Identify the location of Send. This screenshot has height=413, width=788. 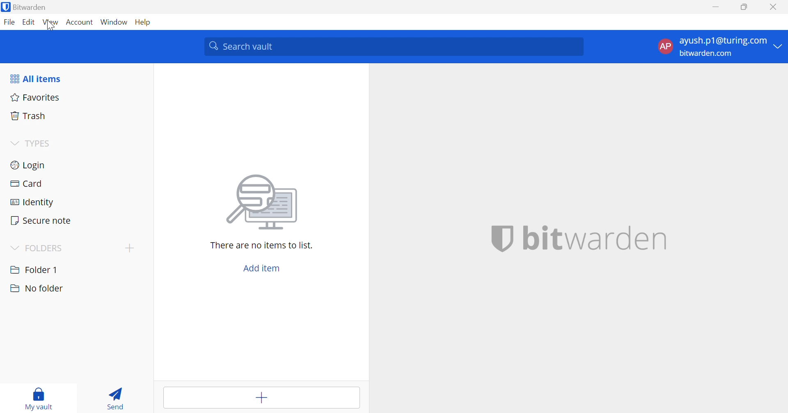
(117, 397).